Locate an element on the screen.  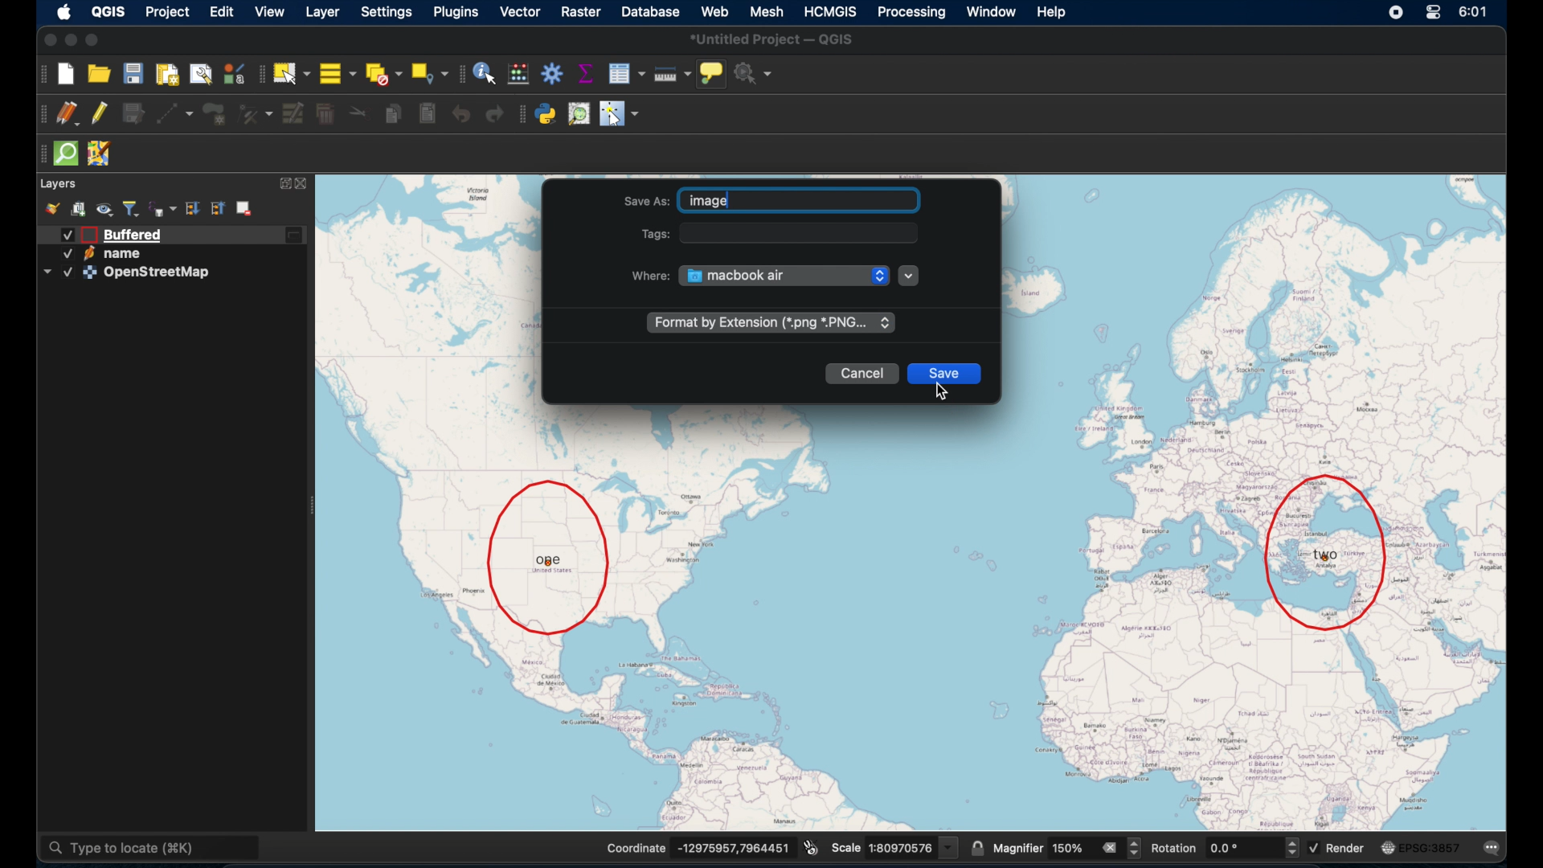
save project is located at coordinates (133, 74).